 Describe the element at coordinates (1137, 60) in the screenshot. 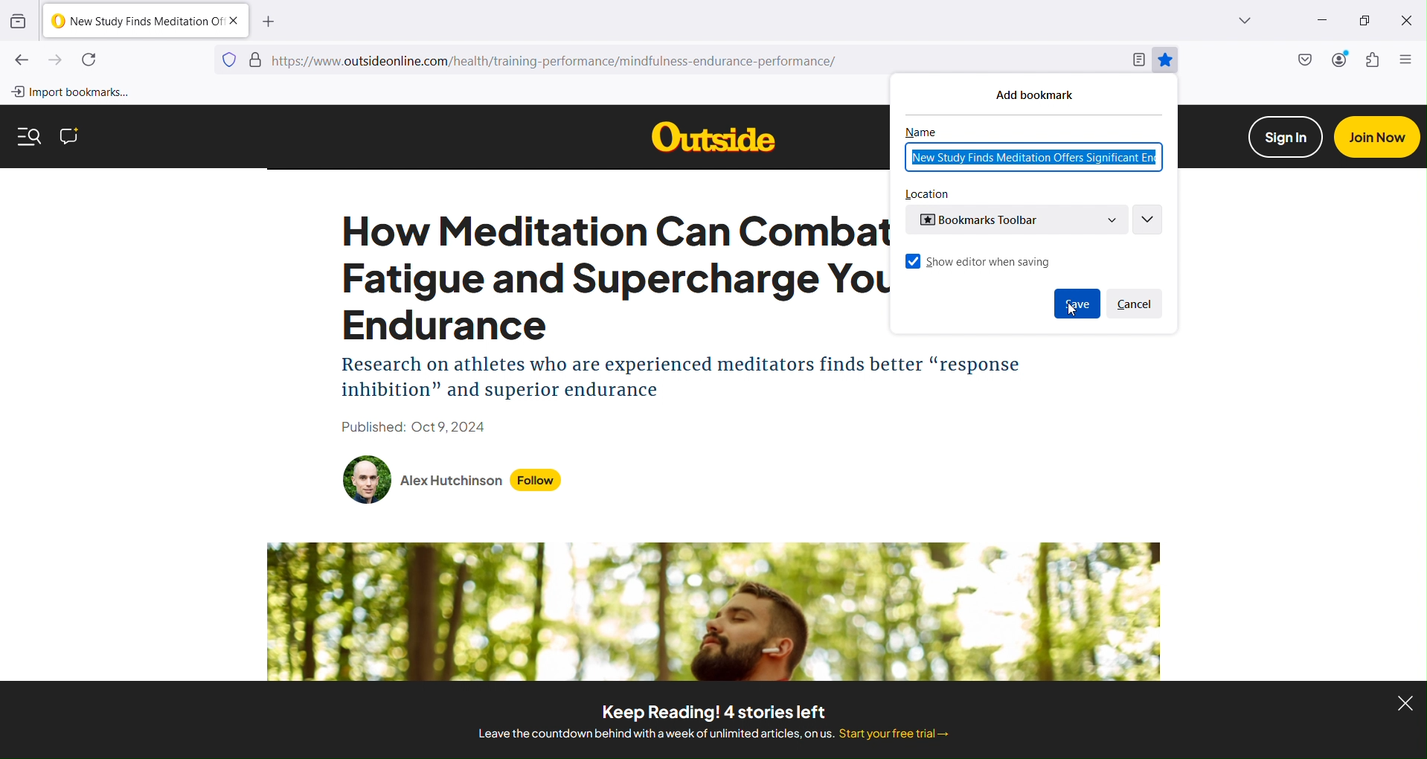

I see `Toggle reader view` at that location.